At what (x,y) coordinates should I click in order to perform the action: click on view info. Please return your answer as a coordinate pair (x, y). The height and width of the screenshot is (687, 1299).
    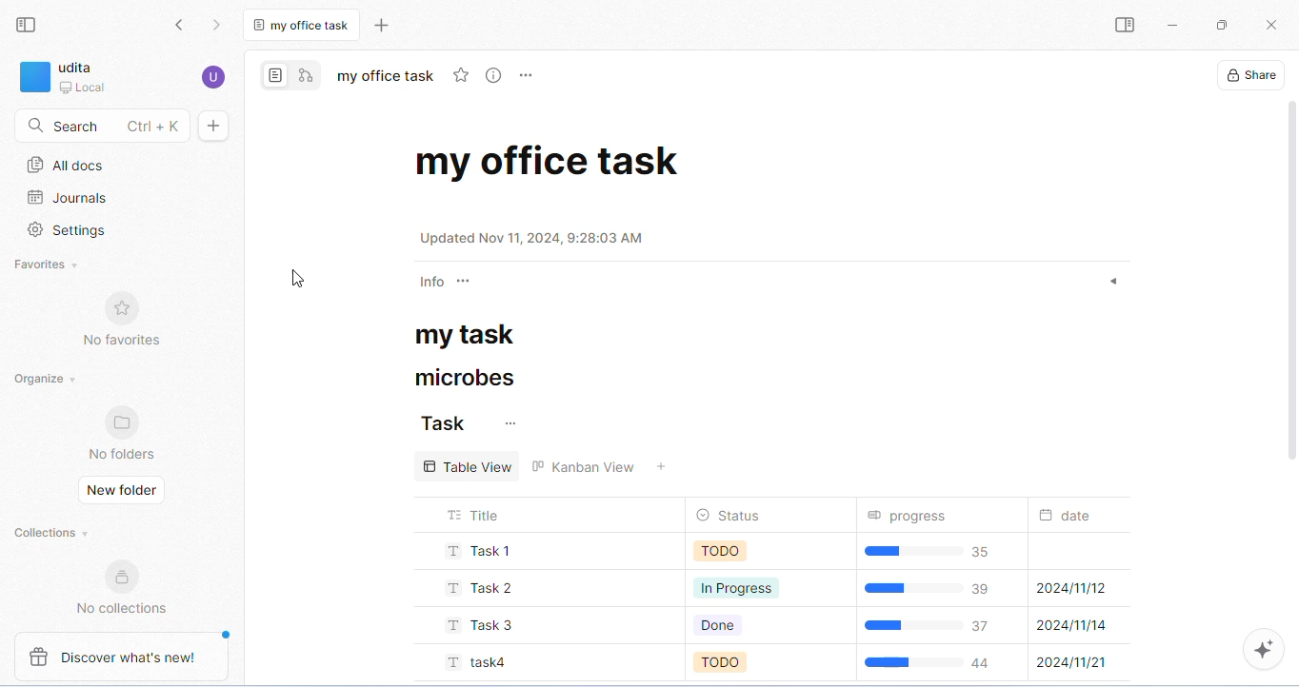
    Looking at the image, I should click on (496, 75).